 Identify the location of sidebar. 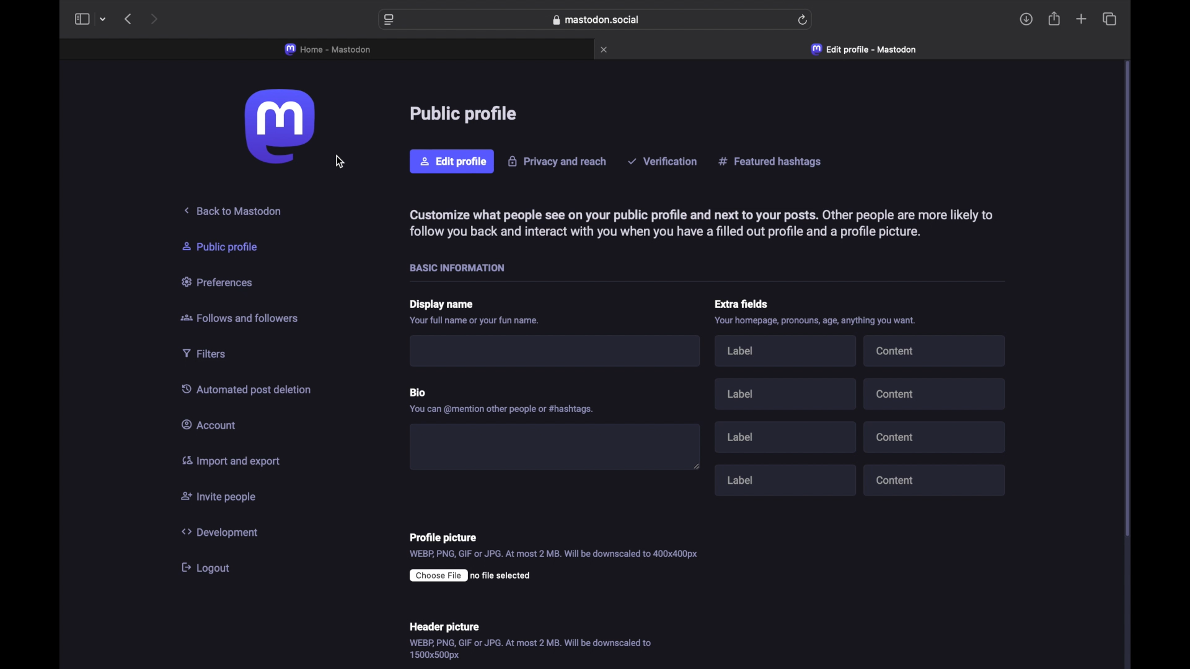
(81, 19).